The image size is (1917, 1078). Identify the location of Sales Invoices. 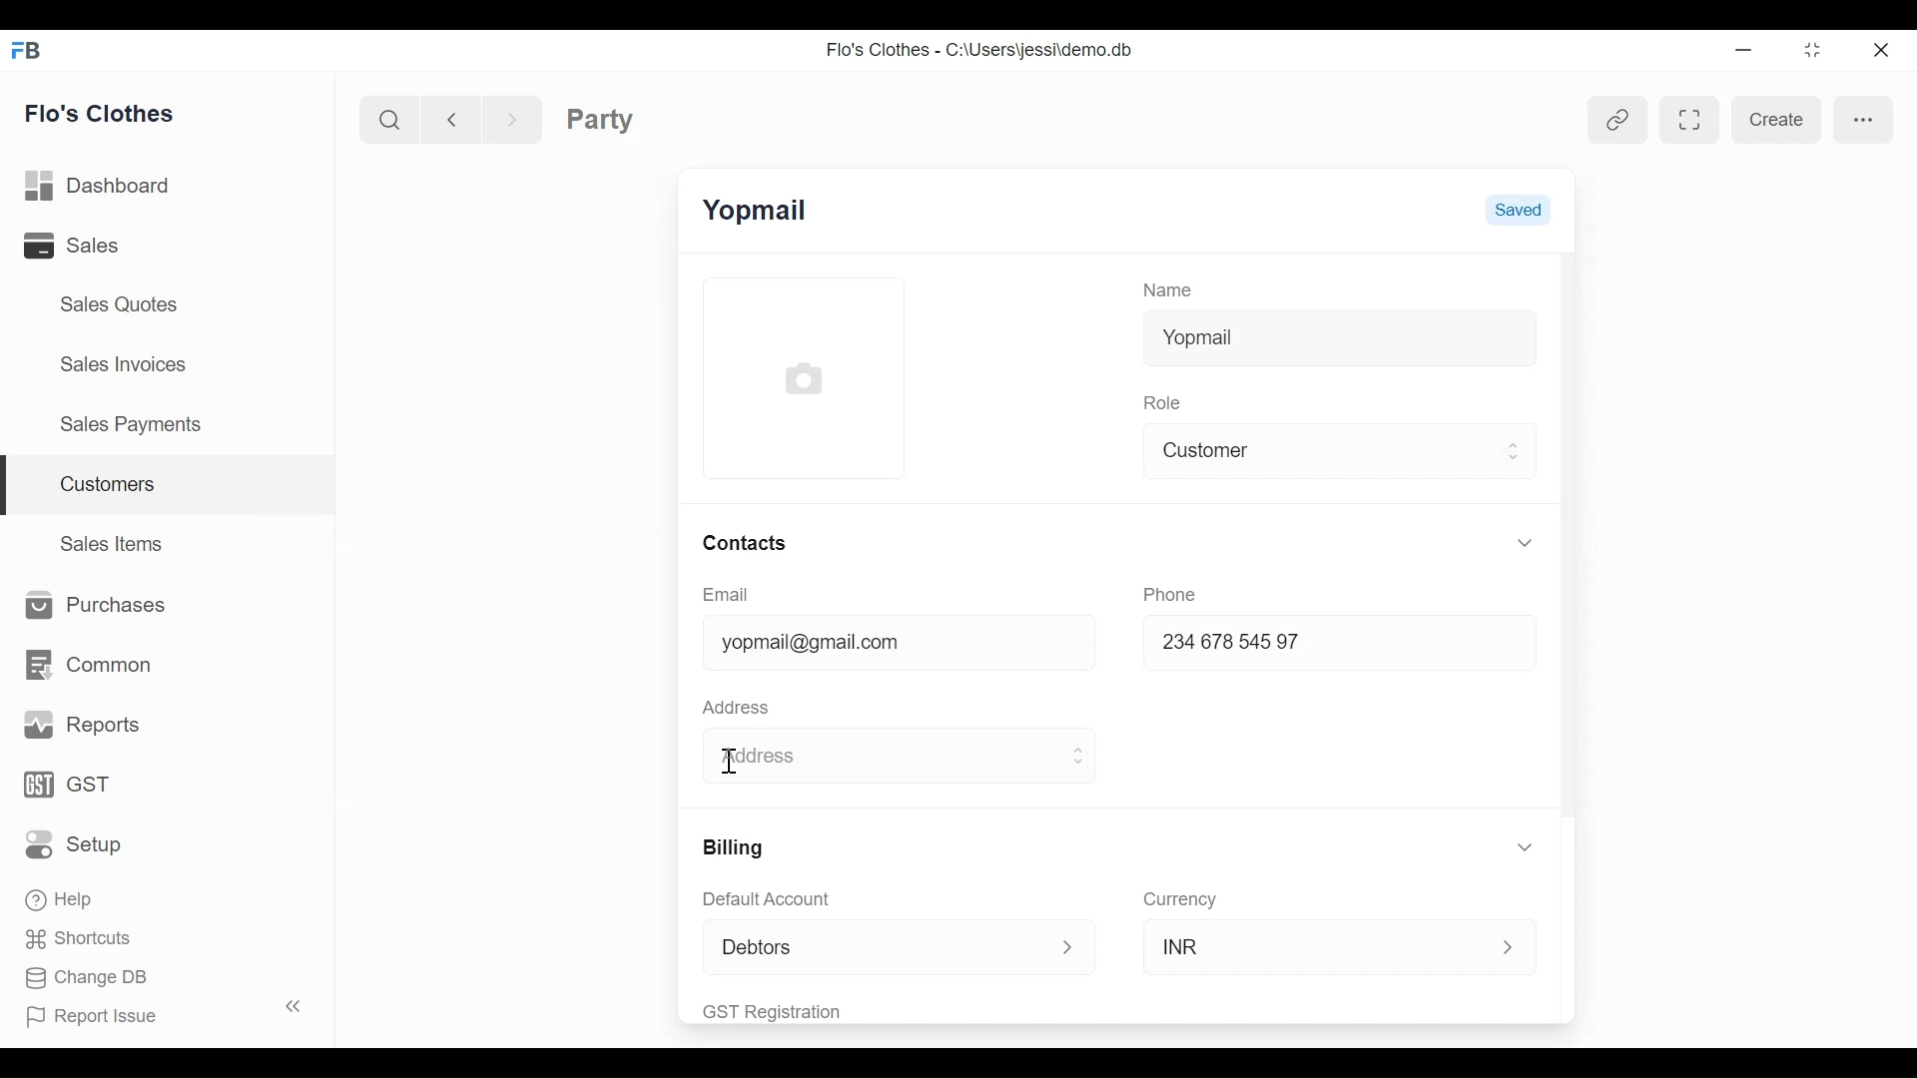
(126, 362).